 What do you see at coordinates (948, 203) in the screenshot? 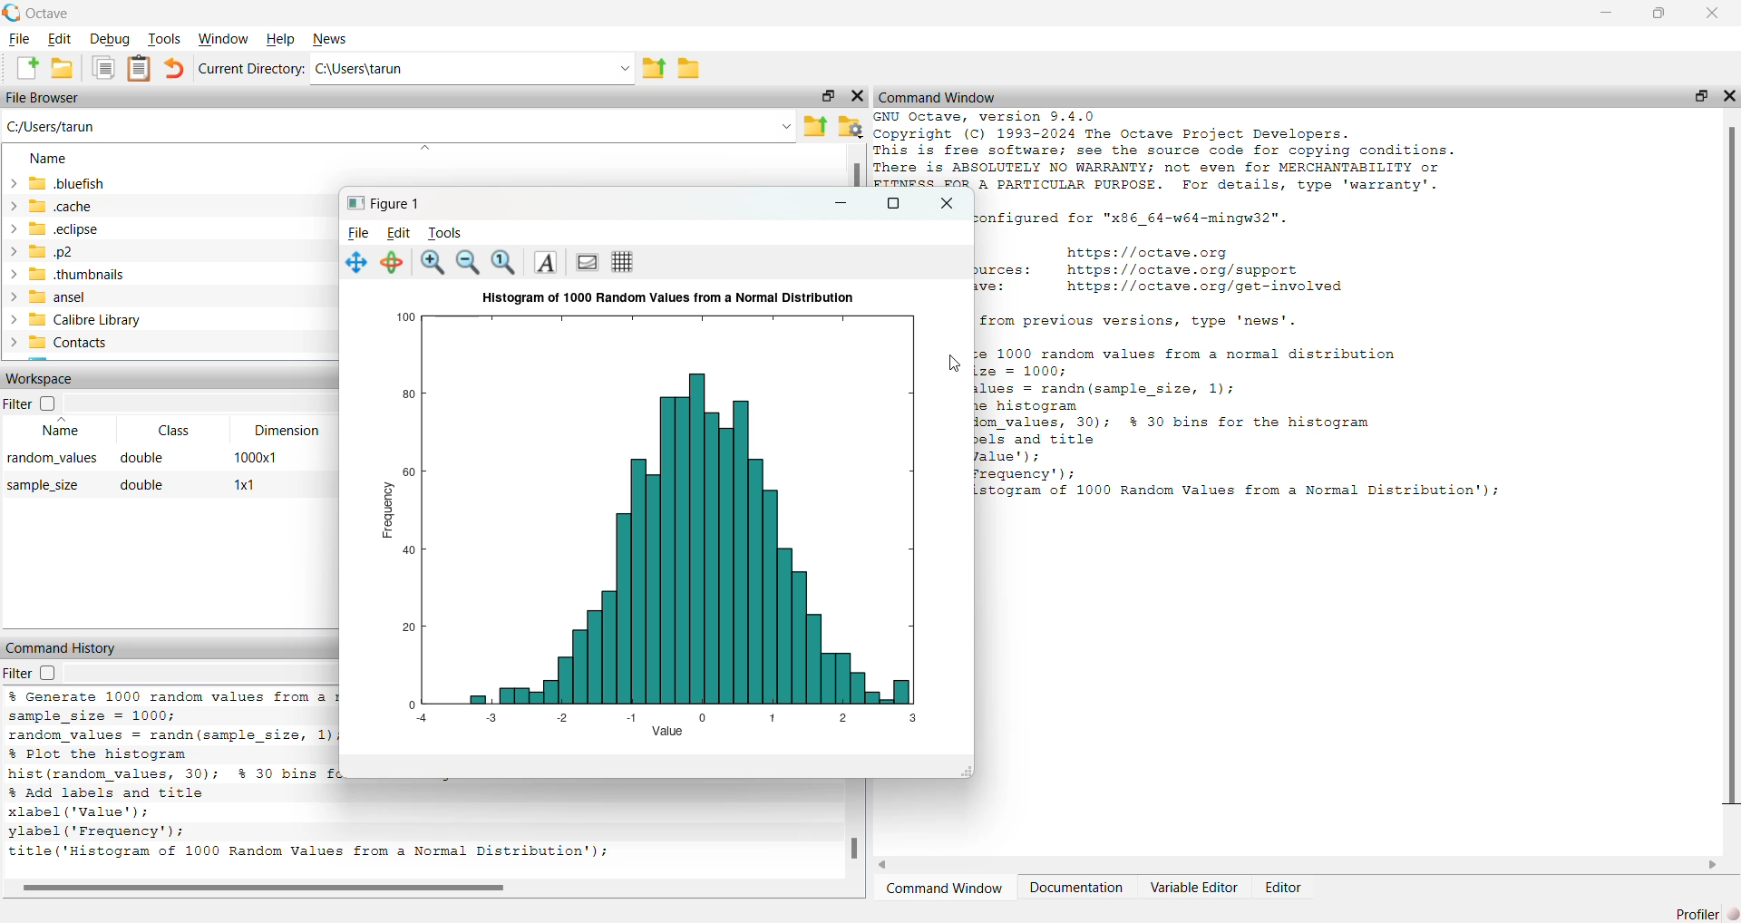
I see `close` at bounding box center [948, 203].